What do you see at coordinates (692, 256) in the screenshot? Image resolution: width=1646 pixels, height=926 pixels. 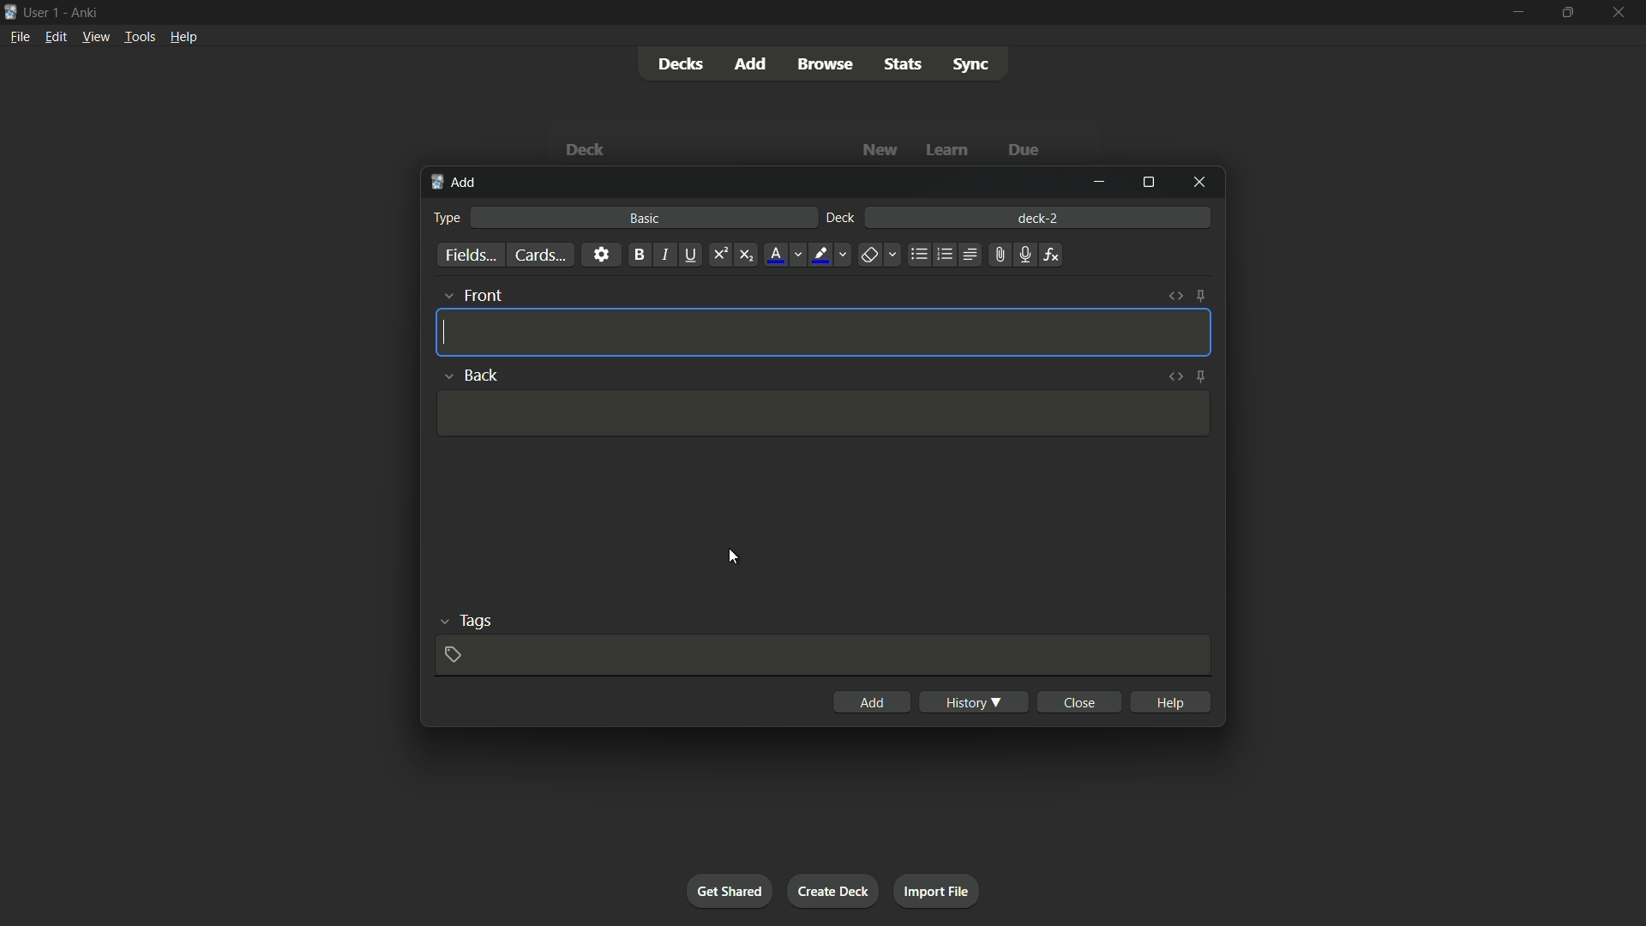 I see `underline` at bounding box center [692, 256].